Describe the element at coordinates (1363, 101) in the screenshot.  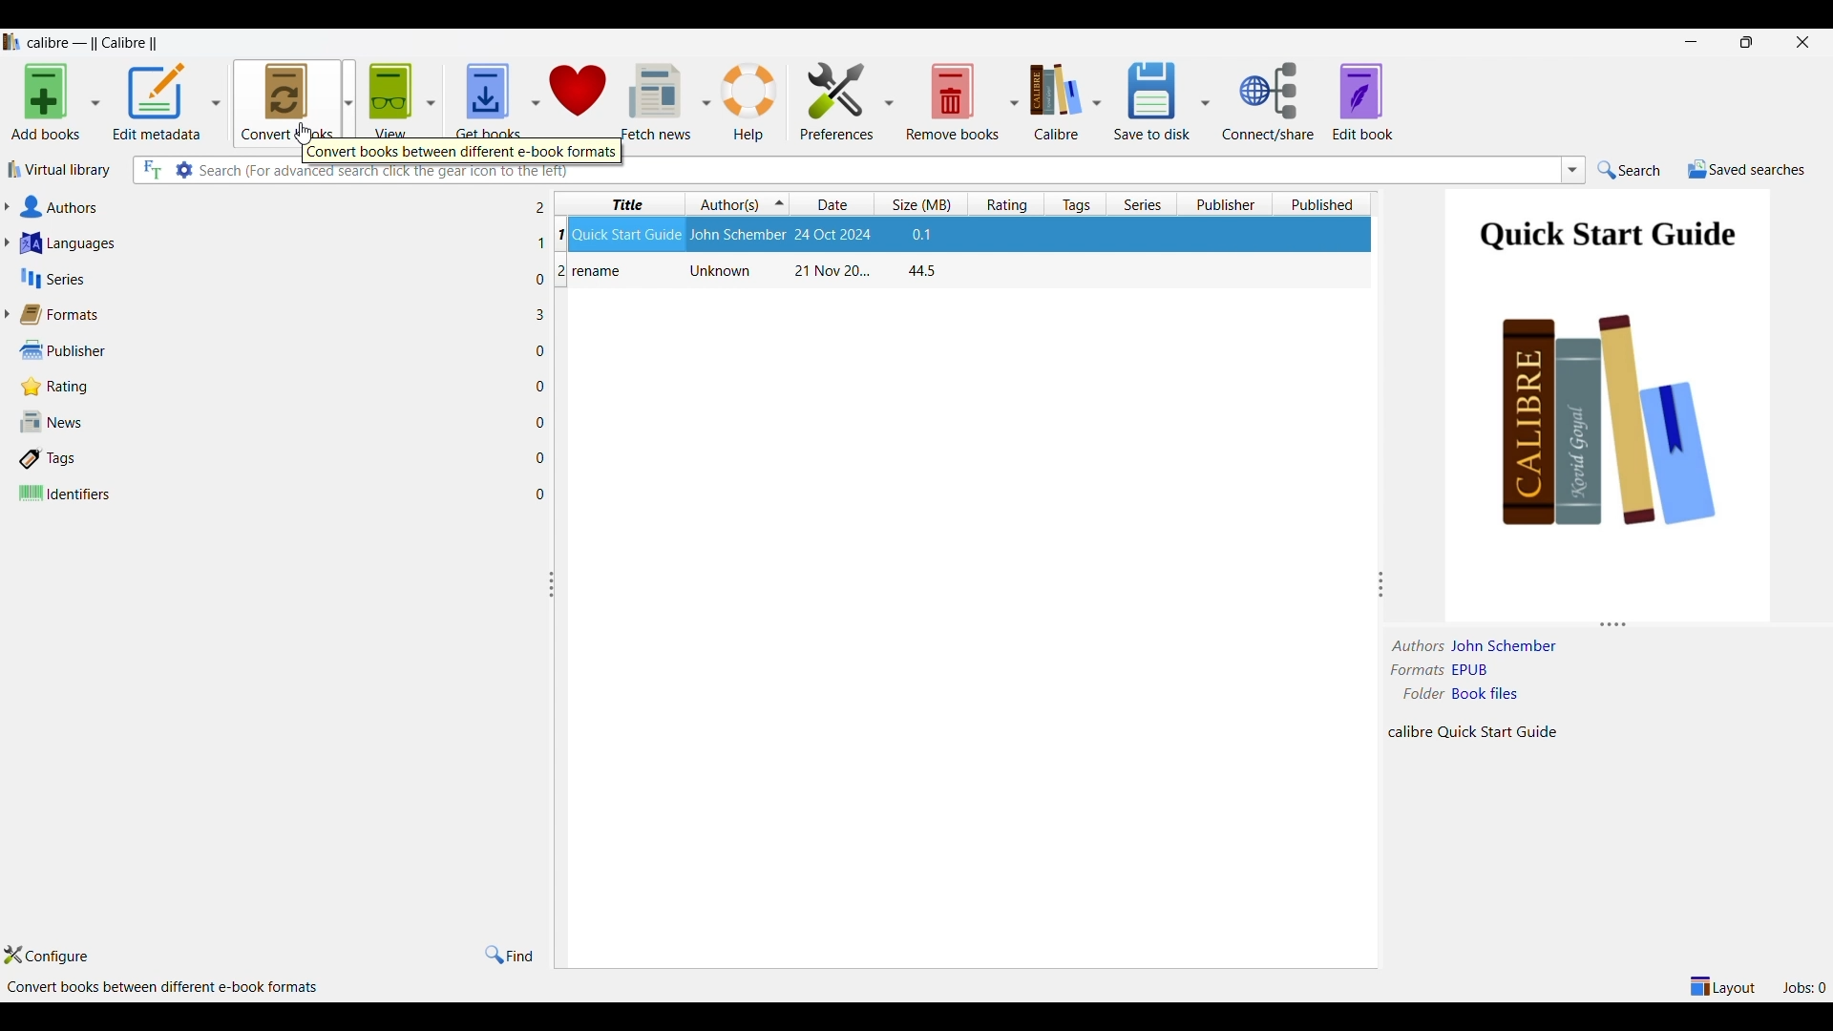
I see `Edit book` at that location.